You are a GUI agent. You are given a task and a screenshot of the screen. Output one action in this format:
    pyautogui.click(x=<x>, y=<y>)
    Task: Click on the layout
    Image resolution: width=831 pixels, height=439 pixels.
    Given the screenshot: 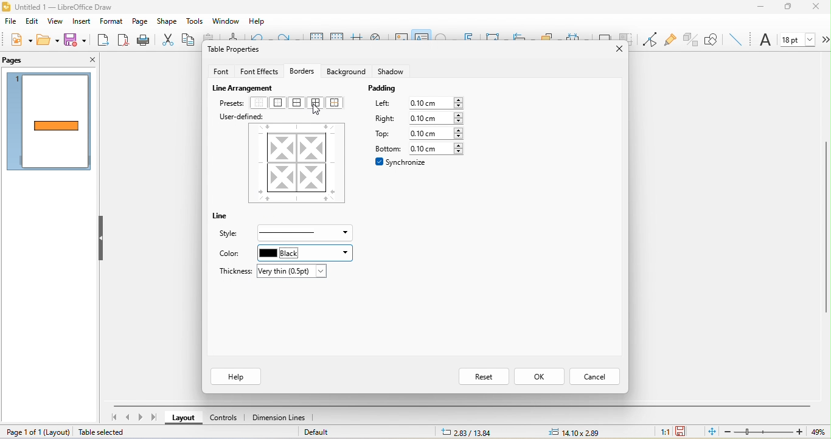 What is the action you would take?
    pyautogui.click(x=56, y=433)
    